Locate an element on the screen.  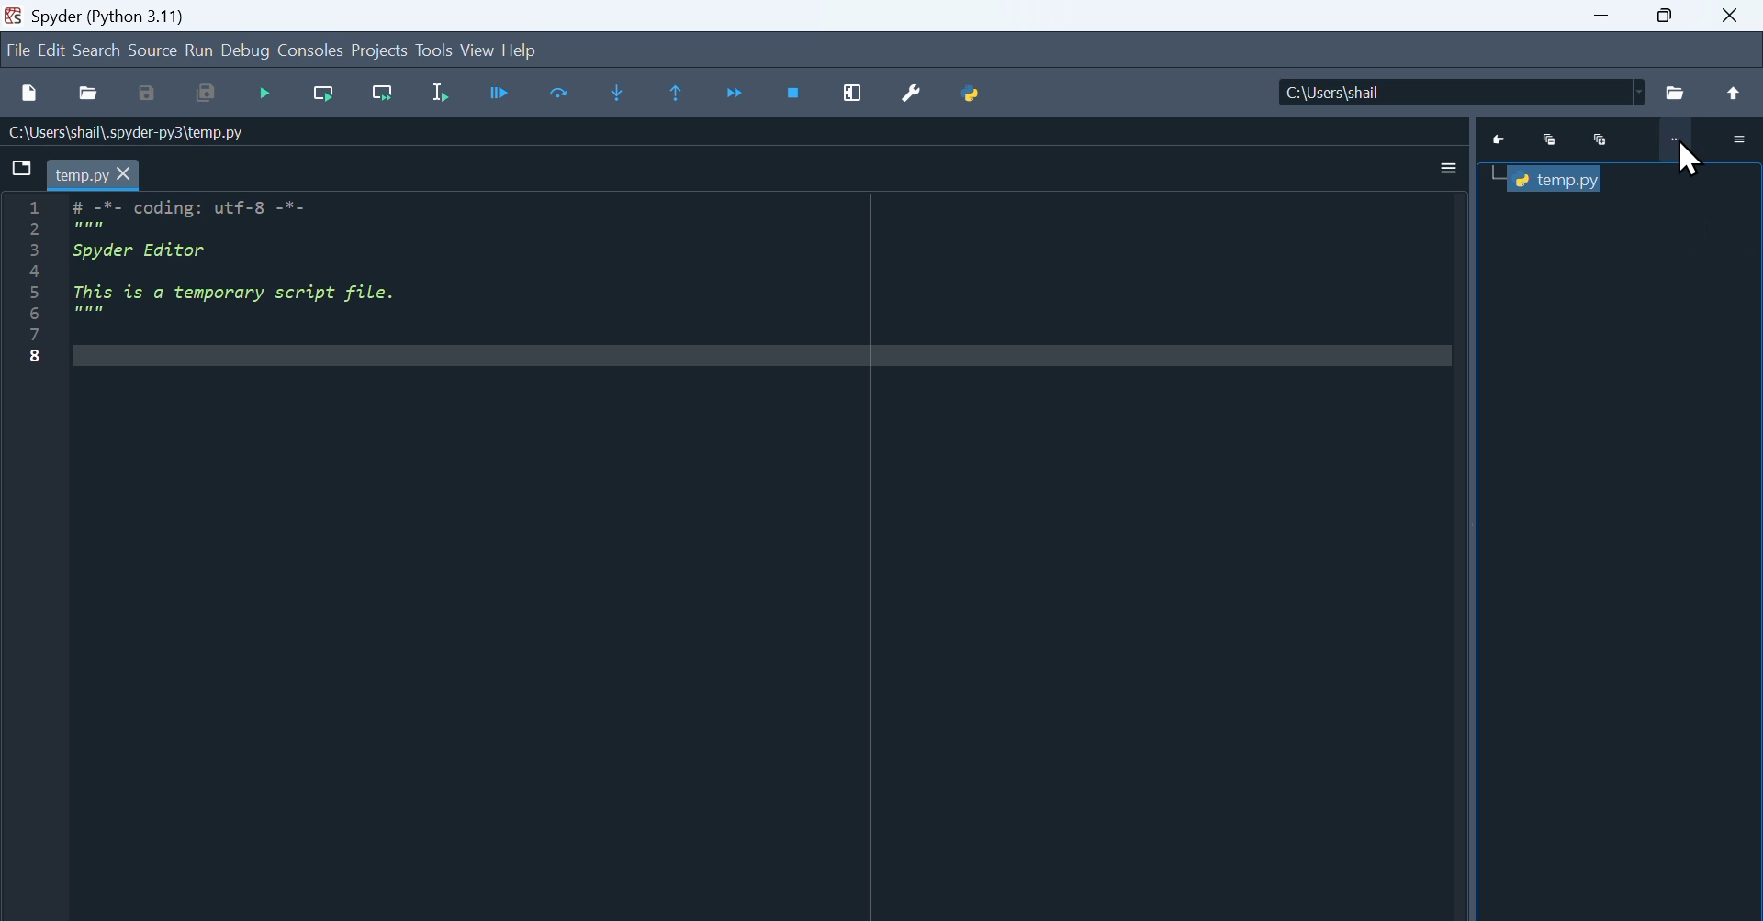
More options is located at coordinates (1735, 139).